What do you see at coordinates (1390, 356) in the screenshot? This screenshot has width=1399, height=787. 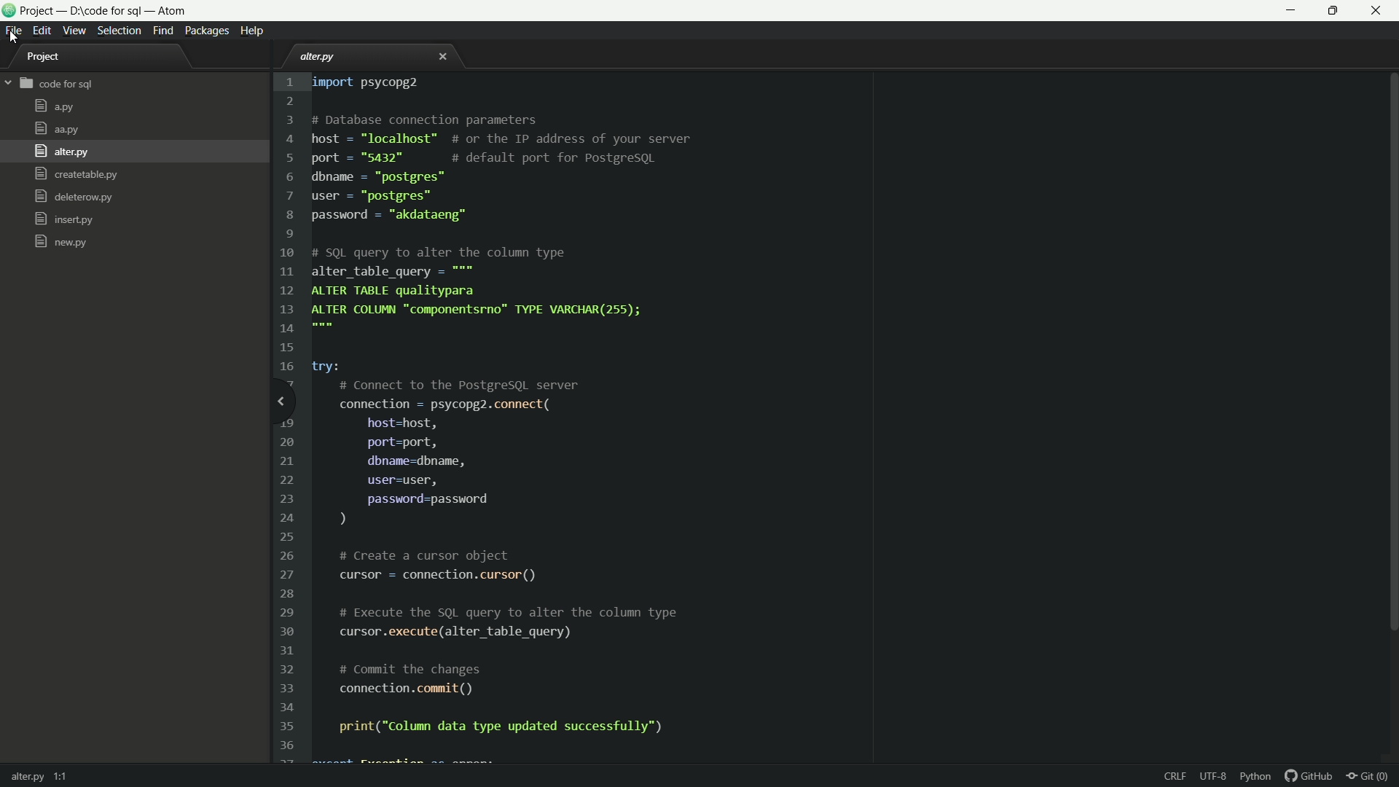 I see `scroll bar` at bounding box center [1390, 356].